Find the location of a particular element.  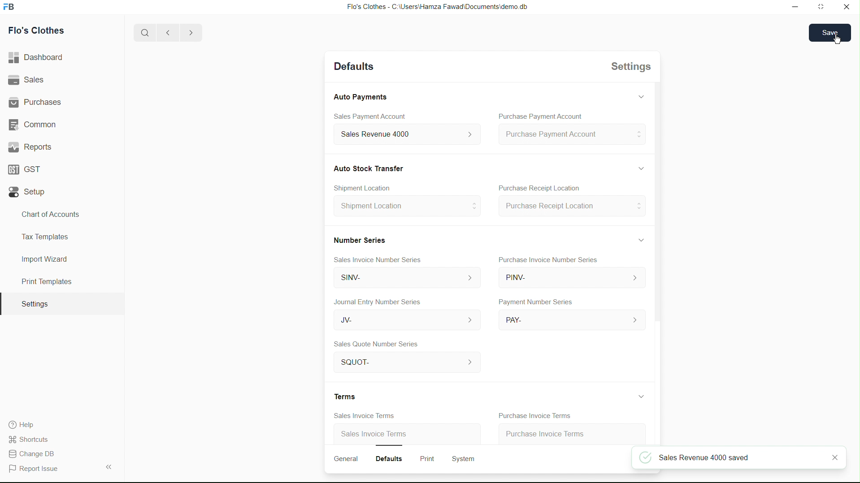

Purchase Payment Account is located at coordinates (570, 135).